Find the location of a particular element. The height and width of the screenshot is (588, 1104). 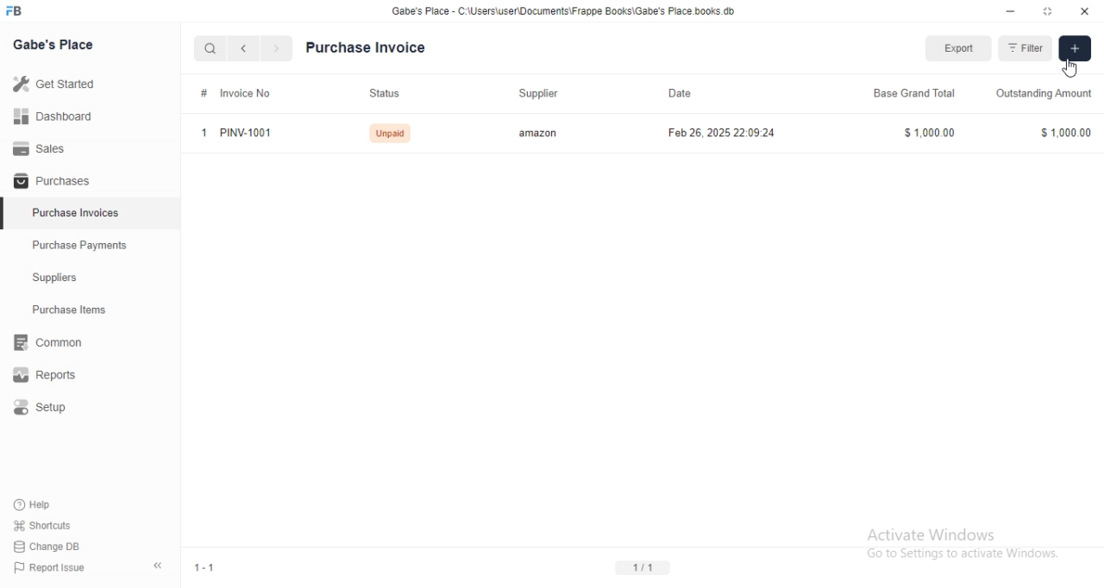

Feb 26, 2025 22:09:24 is located at coordinates (722, 133).